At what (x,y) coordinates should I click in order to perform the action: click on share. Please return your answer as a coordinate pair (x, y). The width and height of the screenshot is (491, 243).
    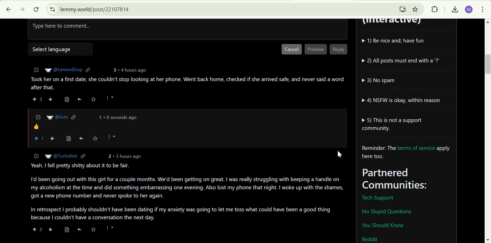
    Looking at the image, I should click on (82, 138).